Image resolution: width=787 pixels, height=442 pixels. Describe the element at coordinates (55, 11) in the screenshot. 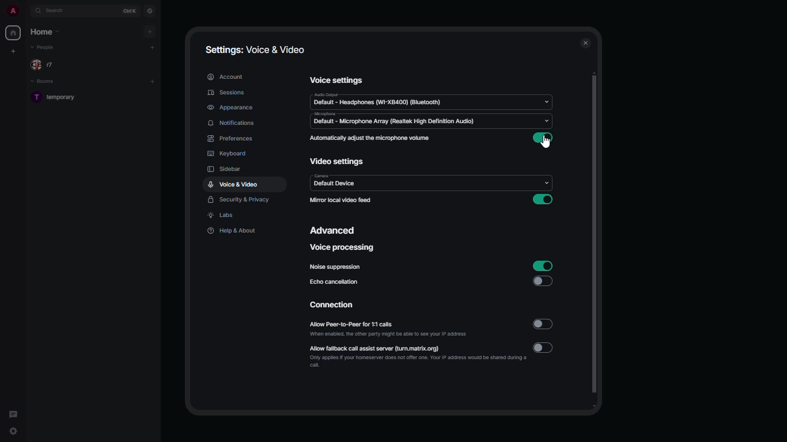

I see `search` at that location.